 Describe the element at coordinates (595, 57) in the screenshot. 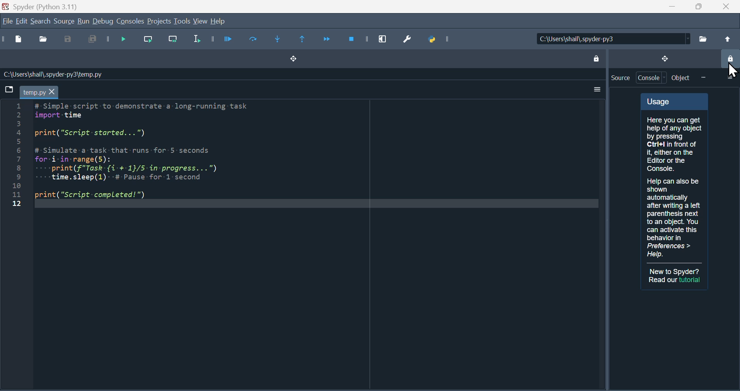

I see `lock` at that location.